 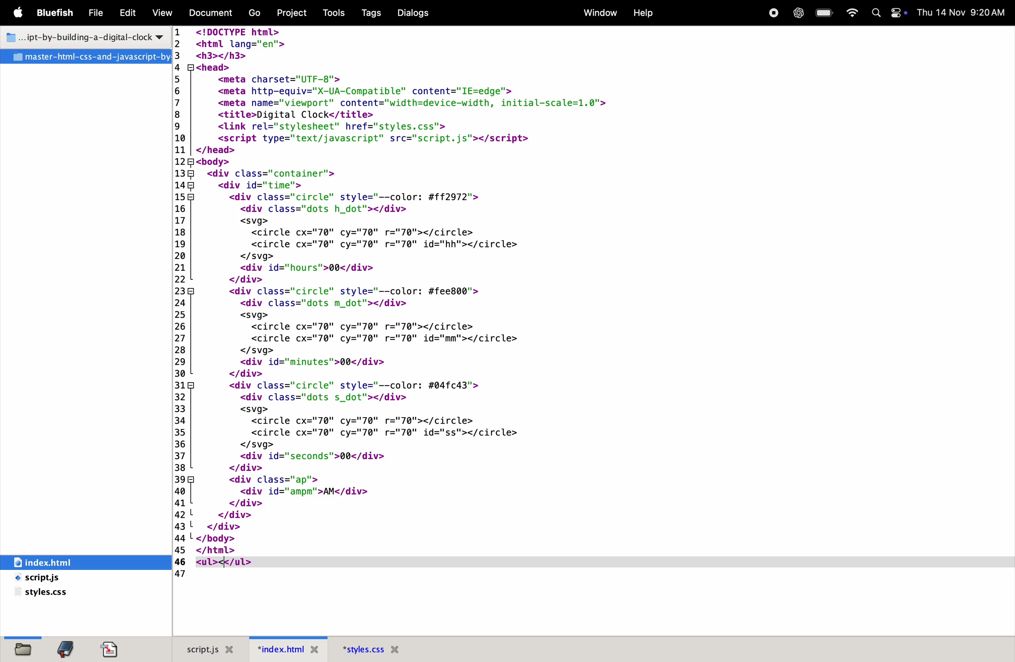 What do you see at coordinates (85, 57) in the screenshot?
I see `master` at bounding box center [85, 57].